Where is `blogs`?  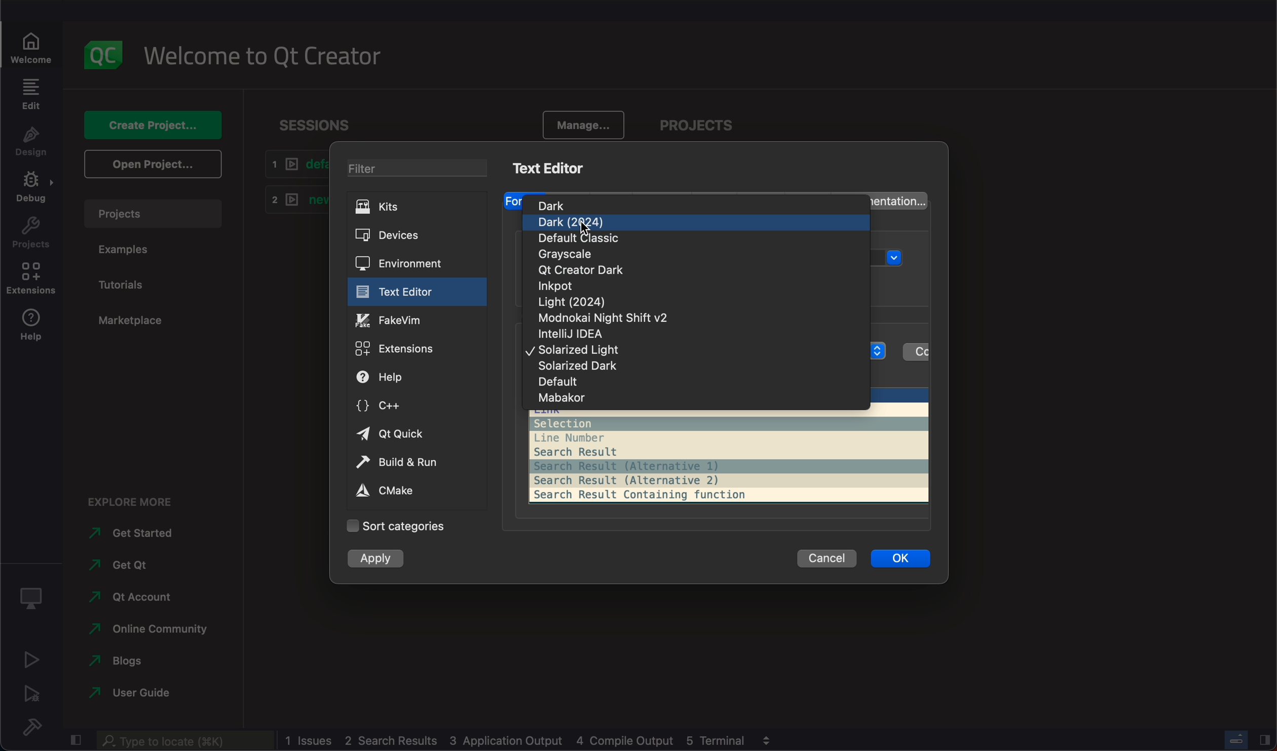 blogs is located at coordinates (117, 662).